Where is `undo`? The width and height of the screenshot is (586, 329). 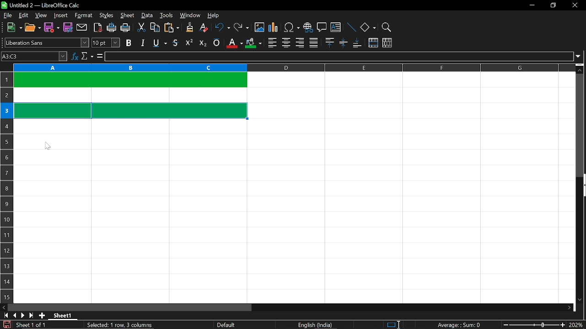
undo is located at coordinates (222, 28).